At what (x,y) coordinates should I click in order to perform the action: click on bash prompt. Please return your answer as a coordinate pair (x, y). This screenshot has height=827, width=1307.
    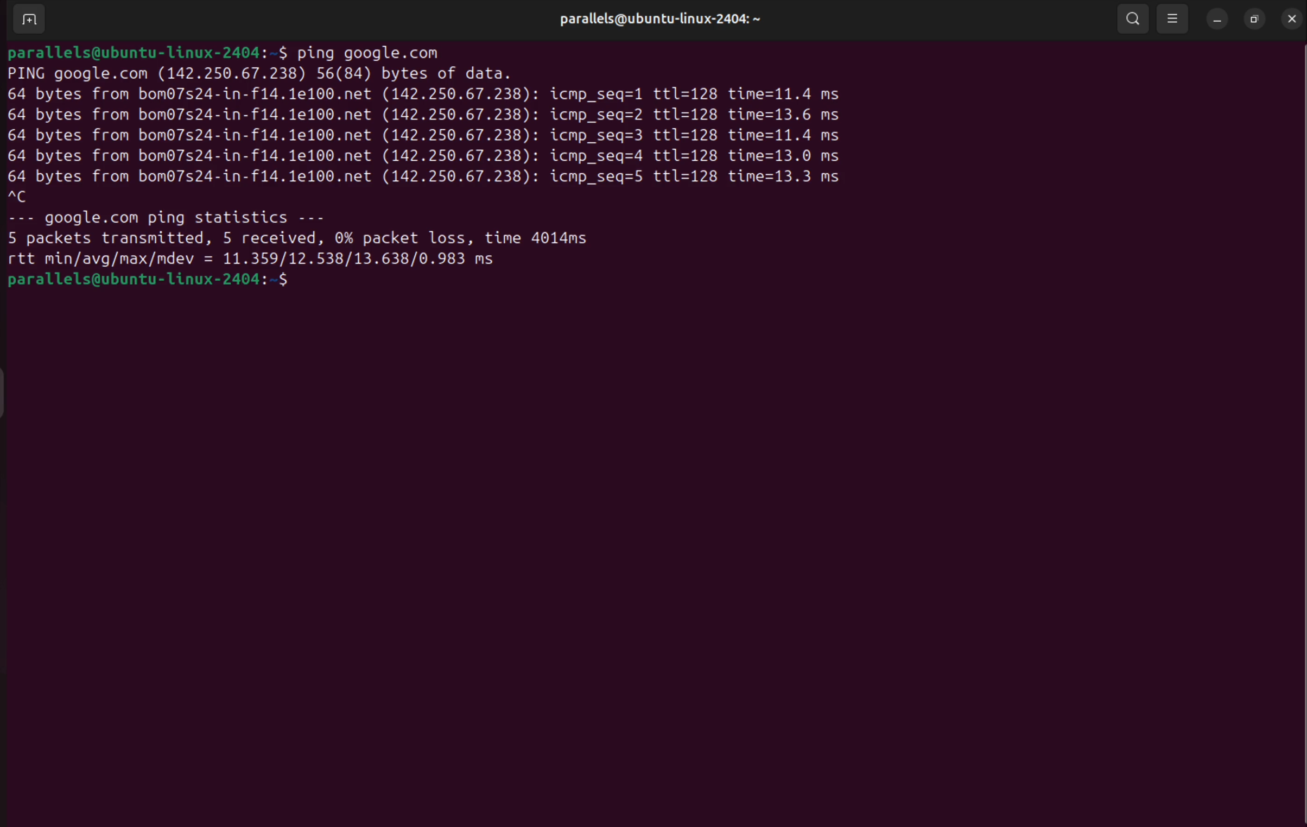
    Looking at the image, I should click on (144, 51).